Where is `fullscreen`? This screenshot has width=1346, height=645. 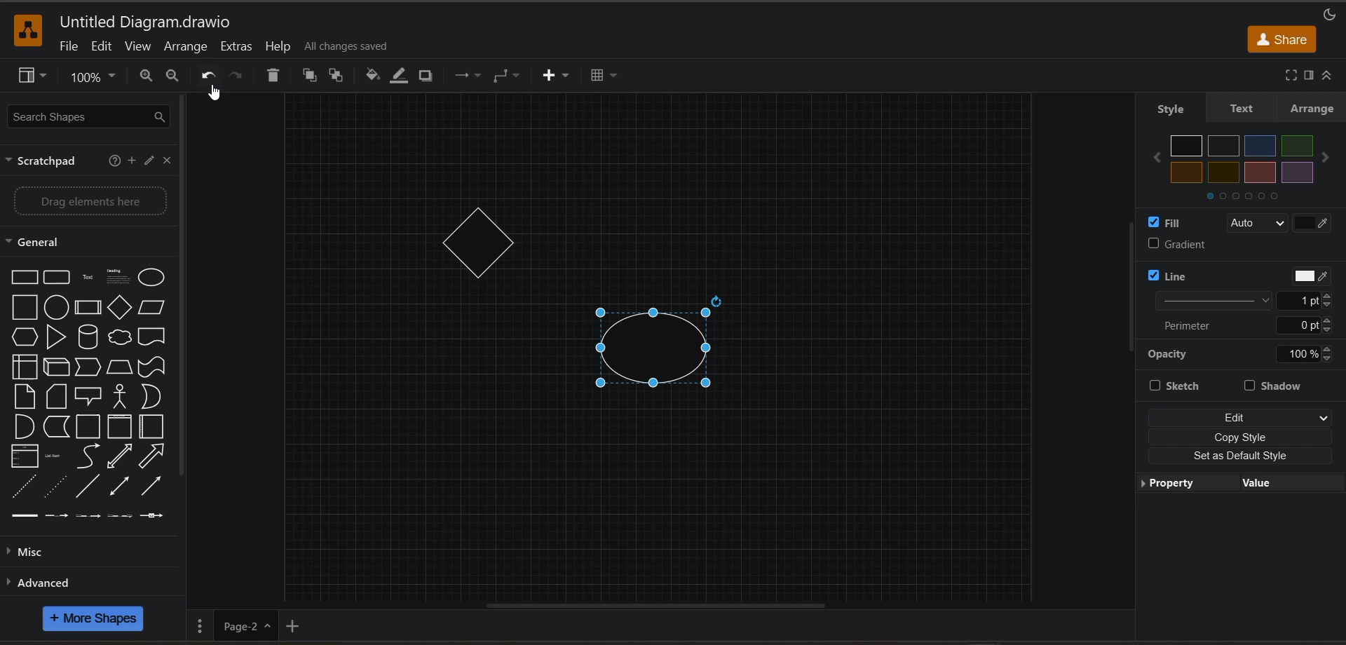 fullscreen is located at coordinates (1289, 74).